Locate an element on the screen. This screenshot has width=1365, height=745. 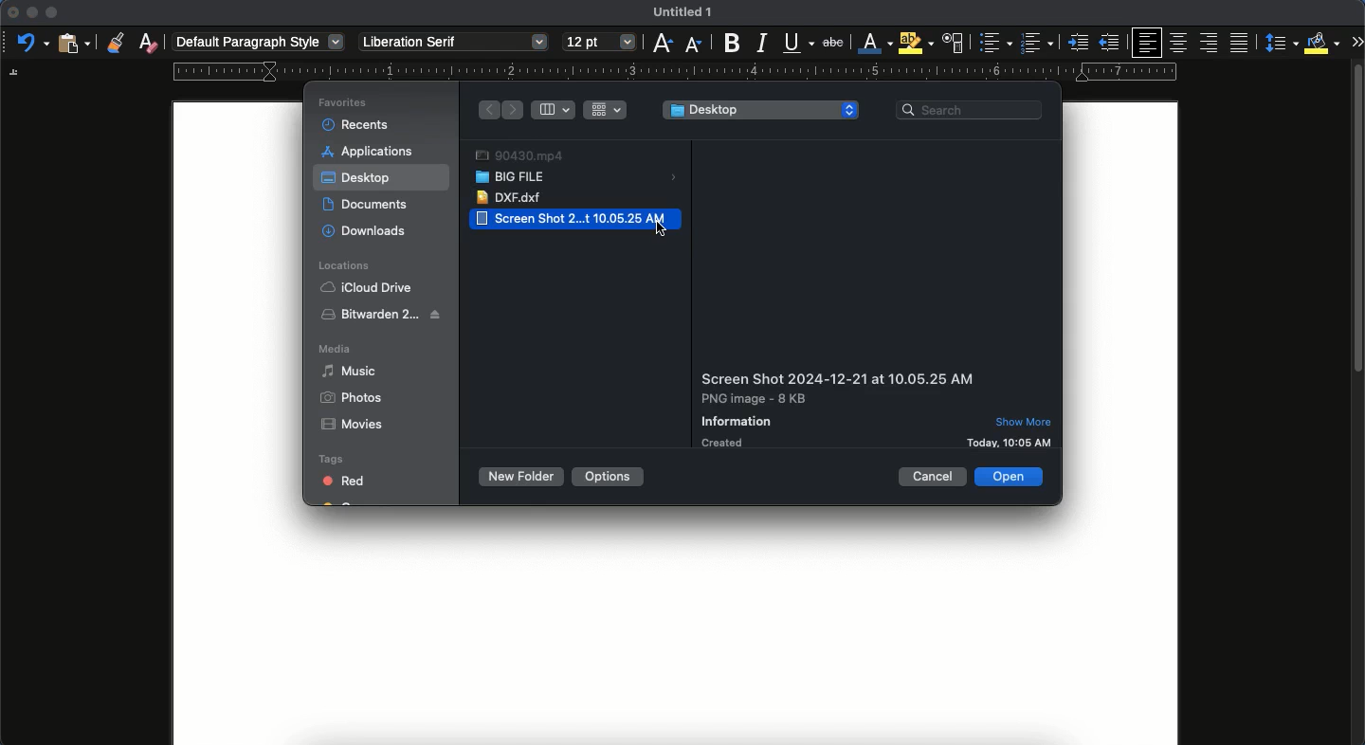
desktop is located at coordinates (761, 110).